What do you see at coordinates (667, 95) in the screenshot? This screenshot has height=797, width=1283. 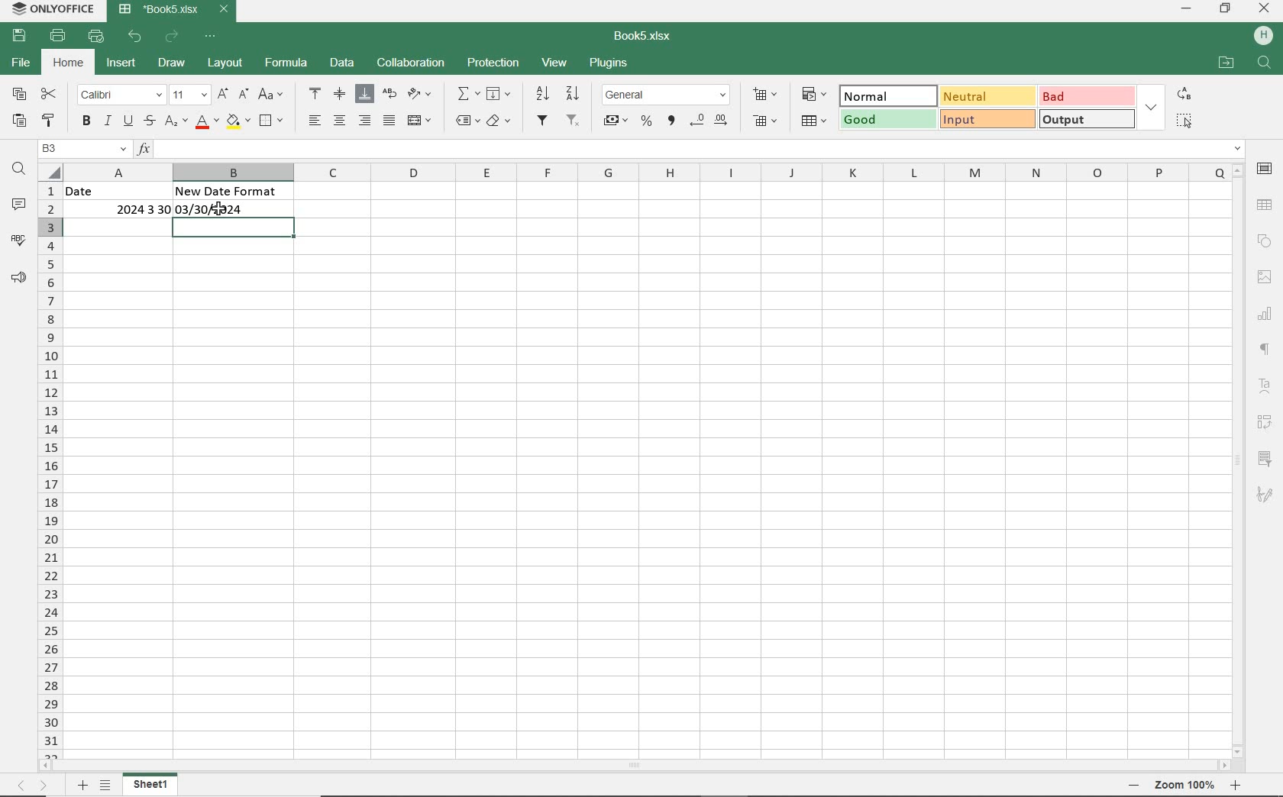 I see `NUMBER FORMAT` at bounding box center [667, 95].